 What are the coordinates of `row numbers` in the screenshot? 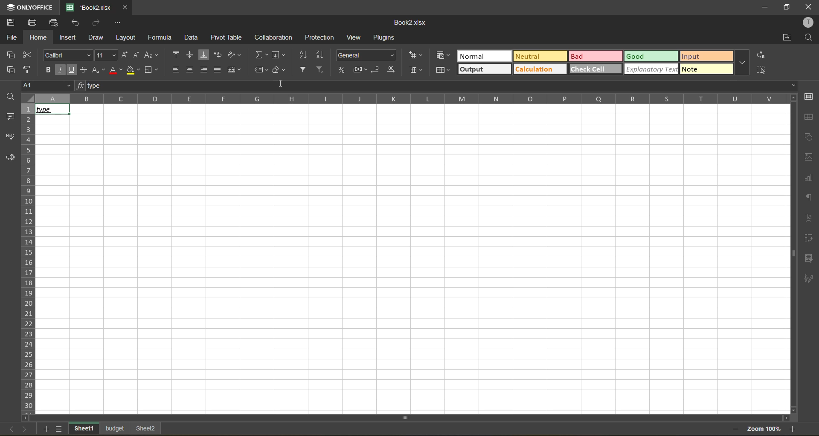 It's located at (27, 258).